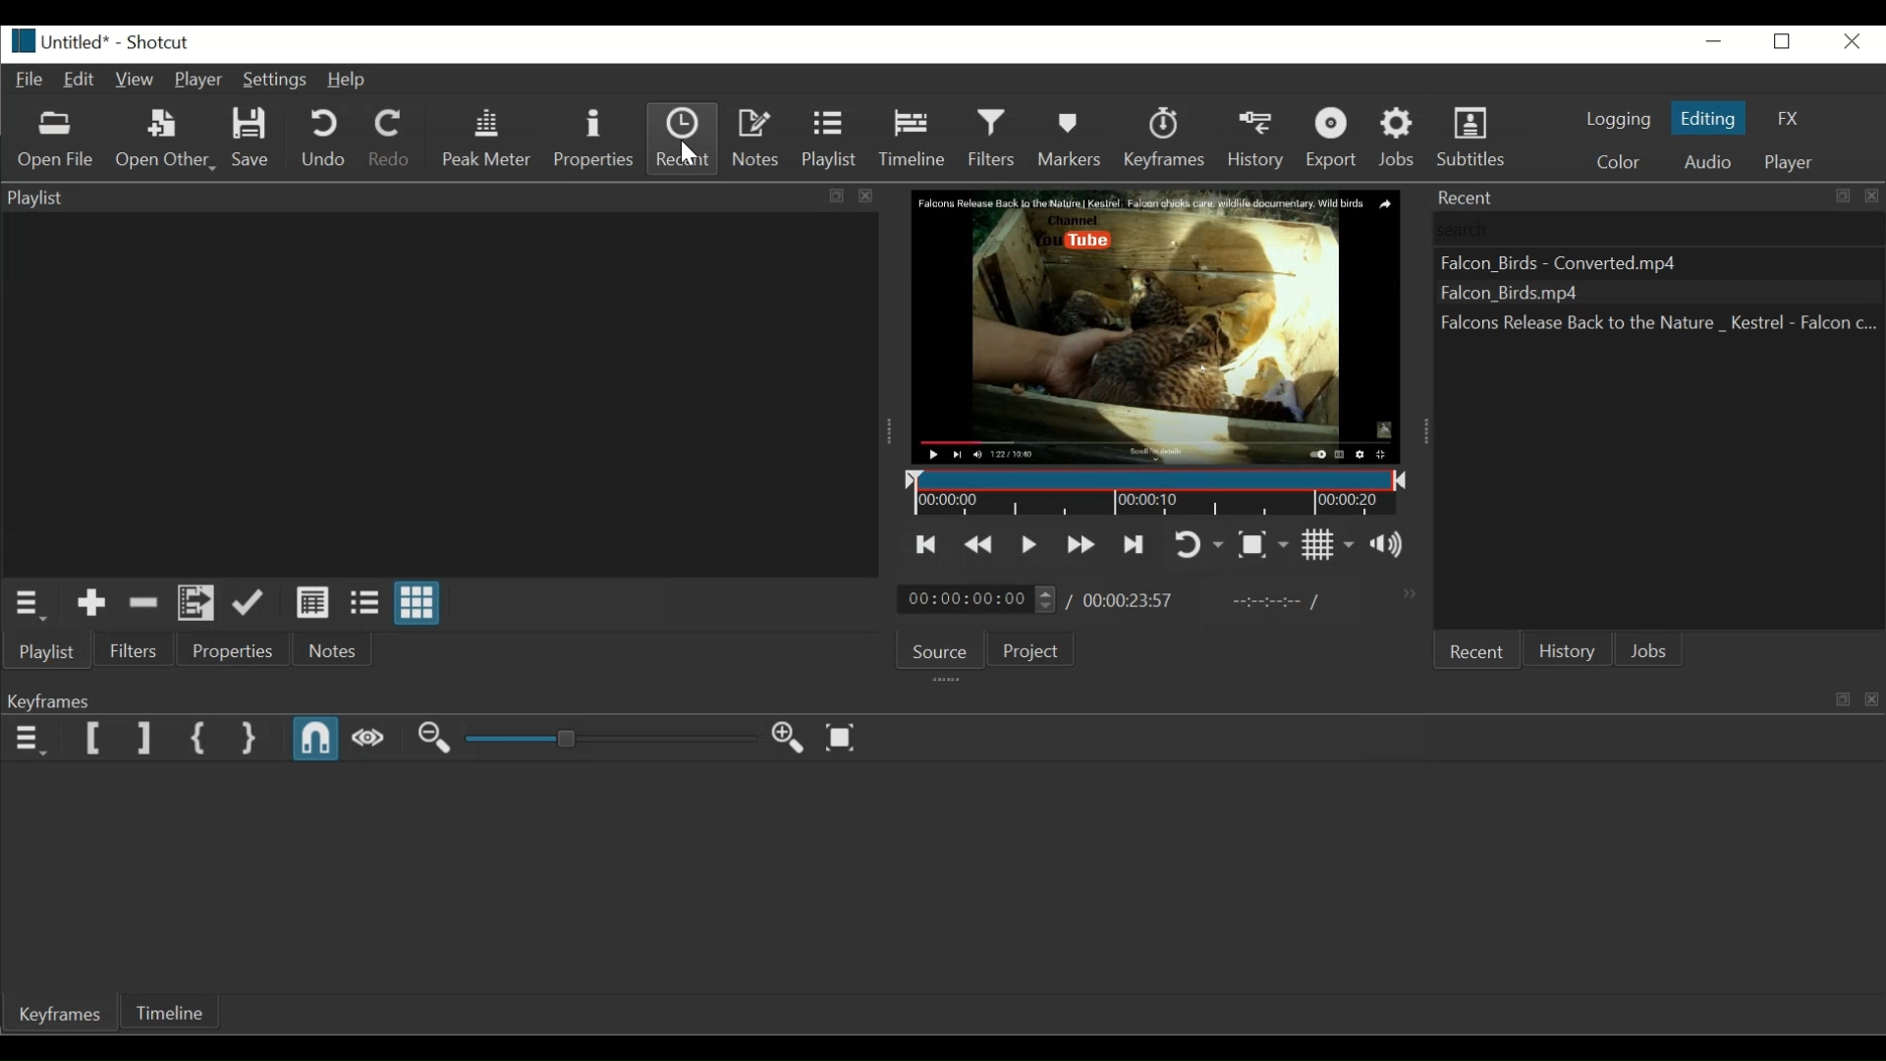 This screenshot has height=1061, width=1886. I want to click on Zoom keyframe to fit, so click(845, 739).